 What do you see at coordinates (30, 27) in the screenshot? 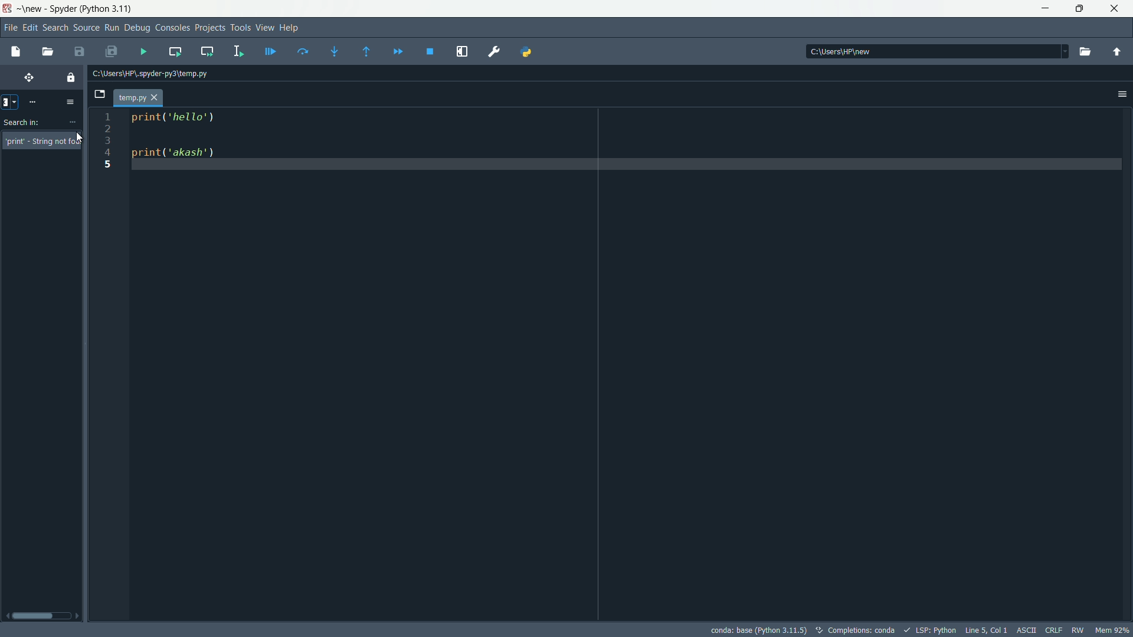
I see `edit menu` at bounding box center [30, 27].